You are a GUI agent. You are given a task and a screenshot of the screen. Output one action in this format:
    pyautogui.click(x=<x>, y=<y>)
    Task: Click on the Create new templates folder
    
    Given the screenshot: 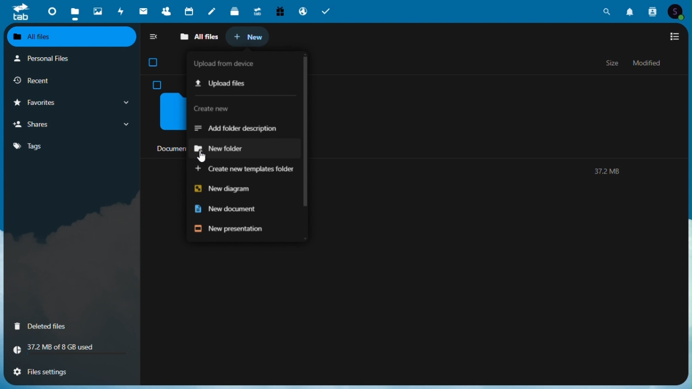 What is the action you would take?
    pyautogui.click(x=244, y=170)
    